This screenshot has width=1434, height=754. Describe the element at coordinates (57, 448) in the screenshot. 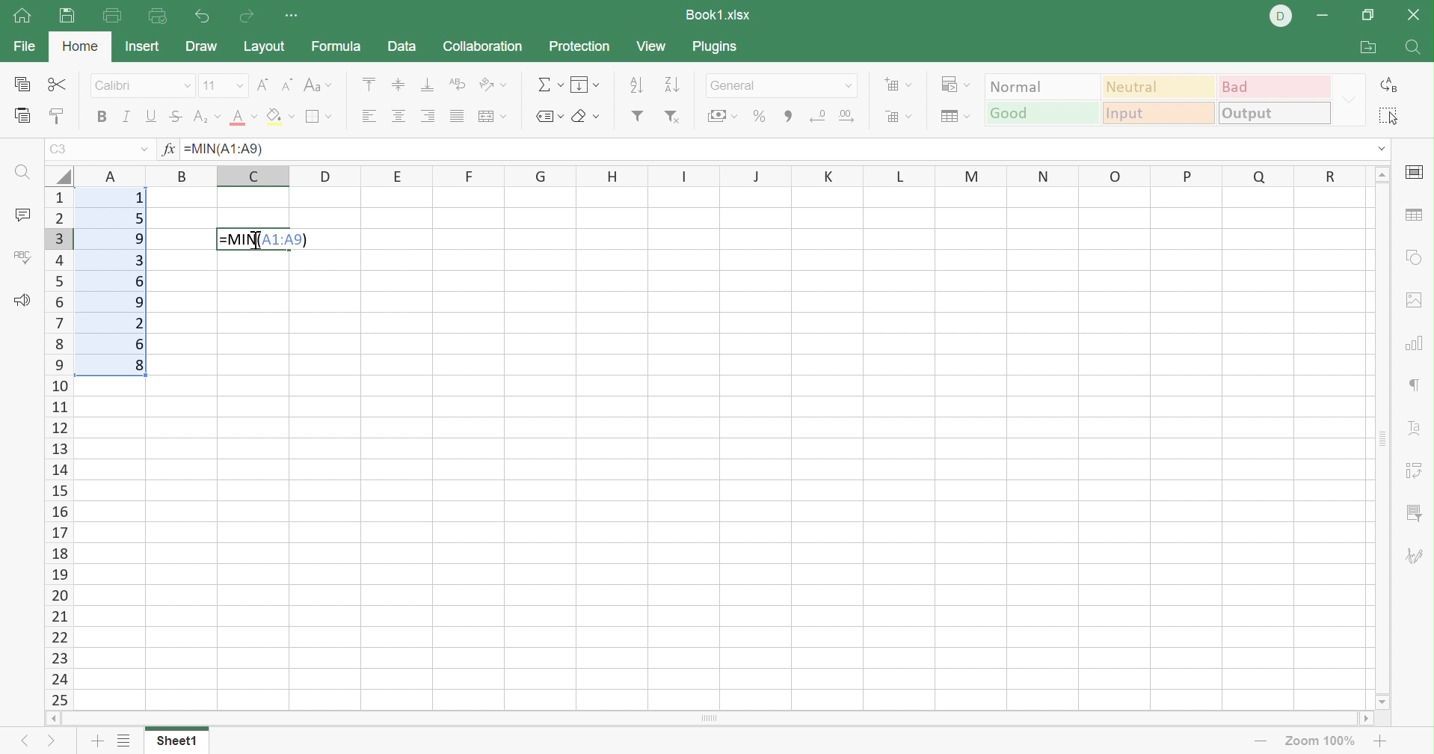

I see `Row numbers` at that location.